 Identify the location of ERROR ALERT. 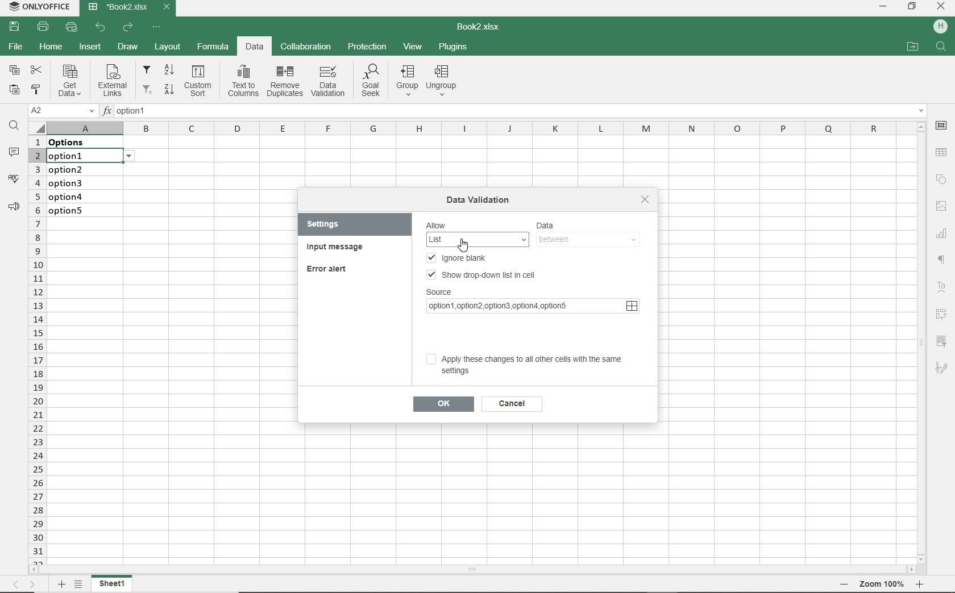
(329, 270).